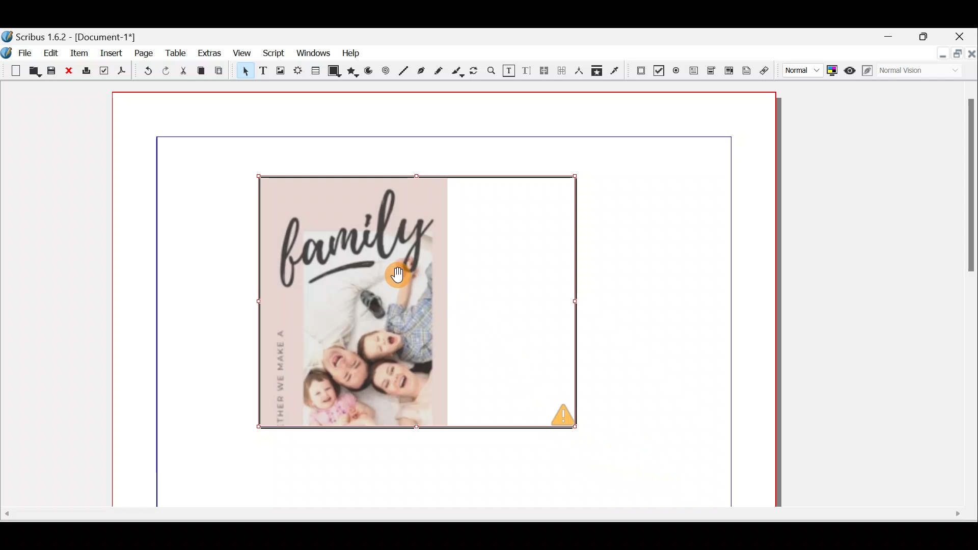 The width and height of the screenshot is (978, 550). What do you see at coordinates (68, 72) in the screenshot?
I see `Close` at bounding box center [68, 72].